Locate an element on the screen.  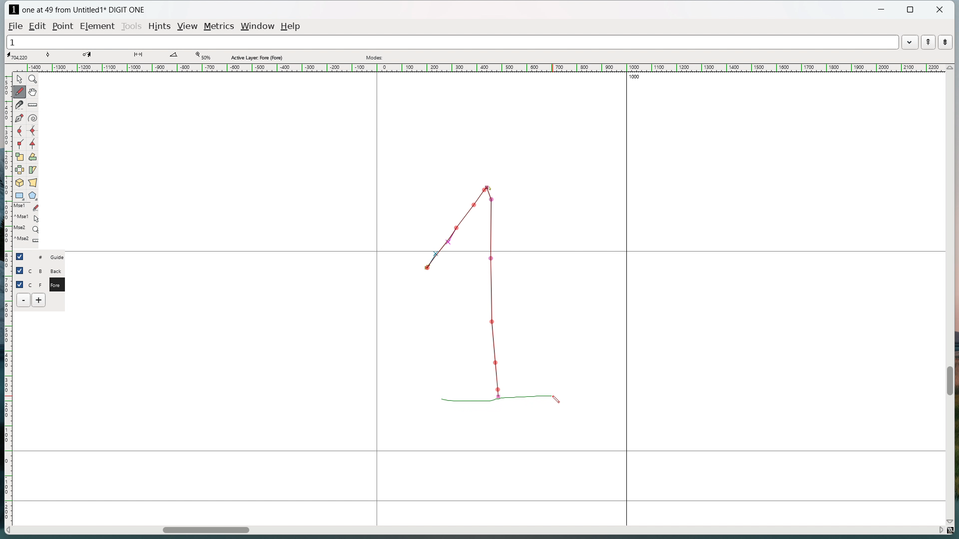
flip the selection is located at coordinates (20, 170).